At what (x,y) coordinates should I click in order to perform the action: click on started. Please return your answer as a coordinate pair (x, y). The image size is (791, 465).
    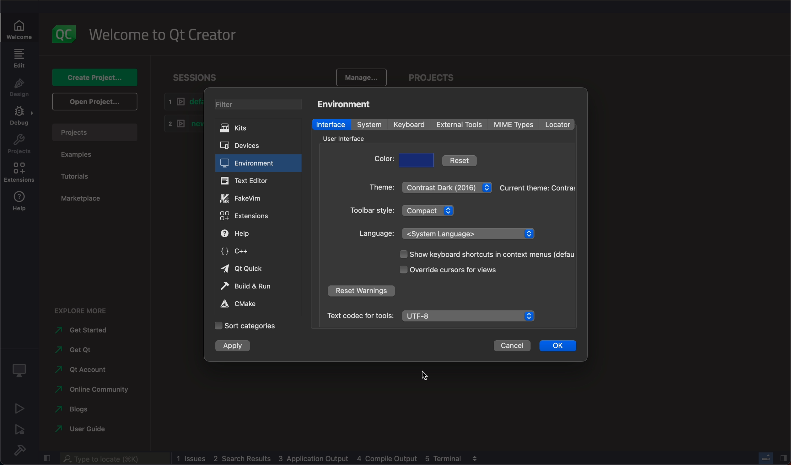
    Looking at the image, I should click on (86, 330).